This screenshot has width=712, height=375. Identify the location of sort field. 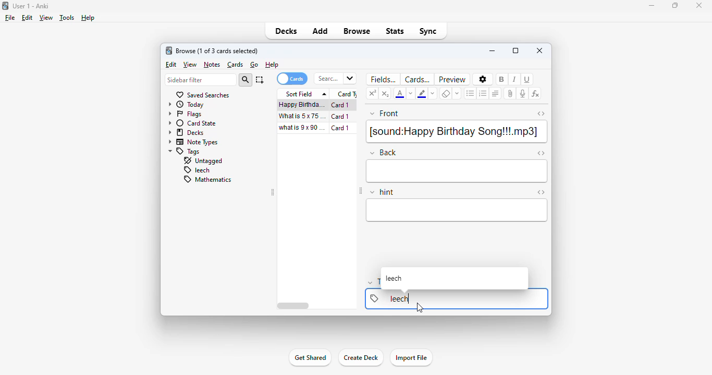
(304, 94).